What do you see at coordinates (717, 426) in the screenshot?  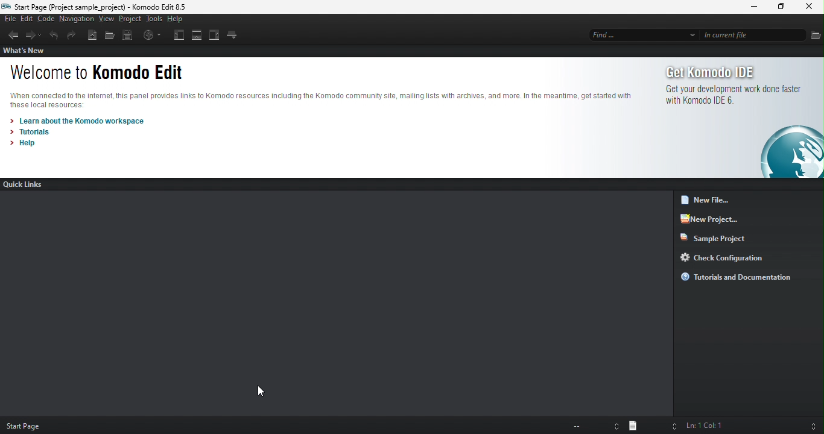 I see `ln 1, col 1` at bounding box center [717, 426].